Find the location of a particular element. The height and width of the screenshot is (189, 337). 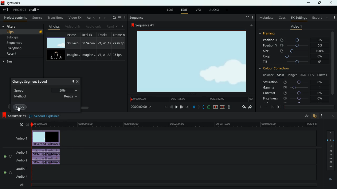

log is located at coordinates (169, 9).